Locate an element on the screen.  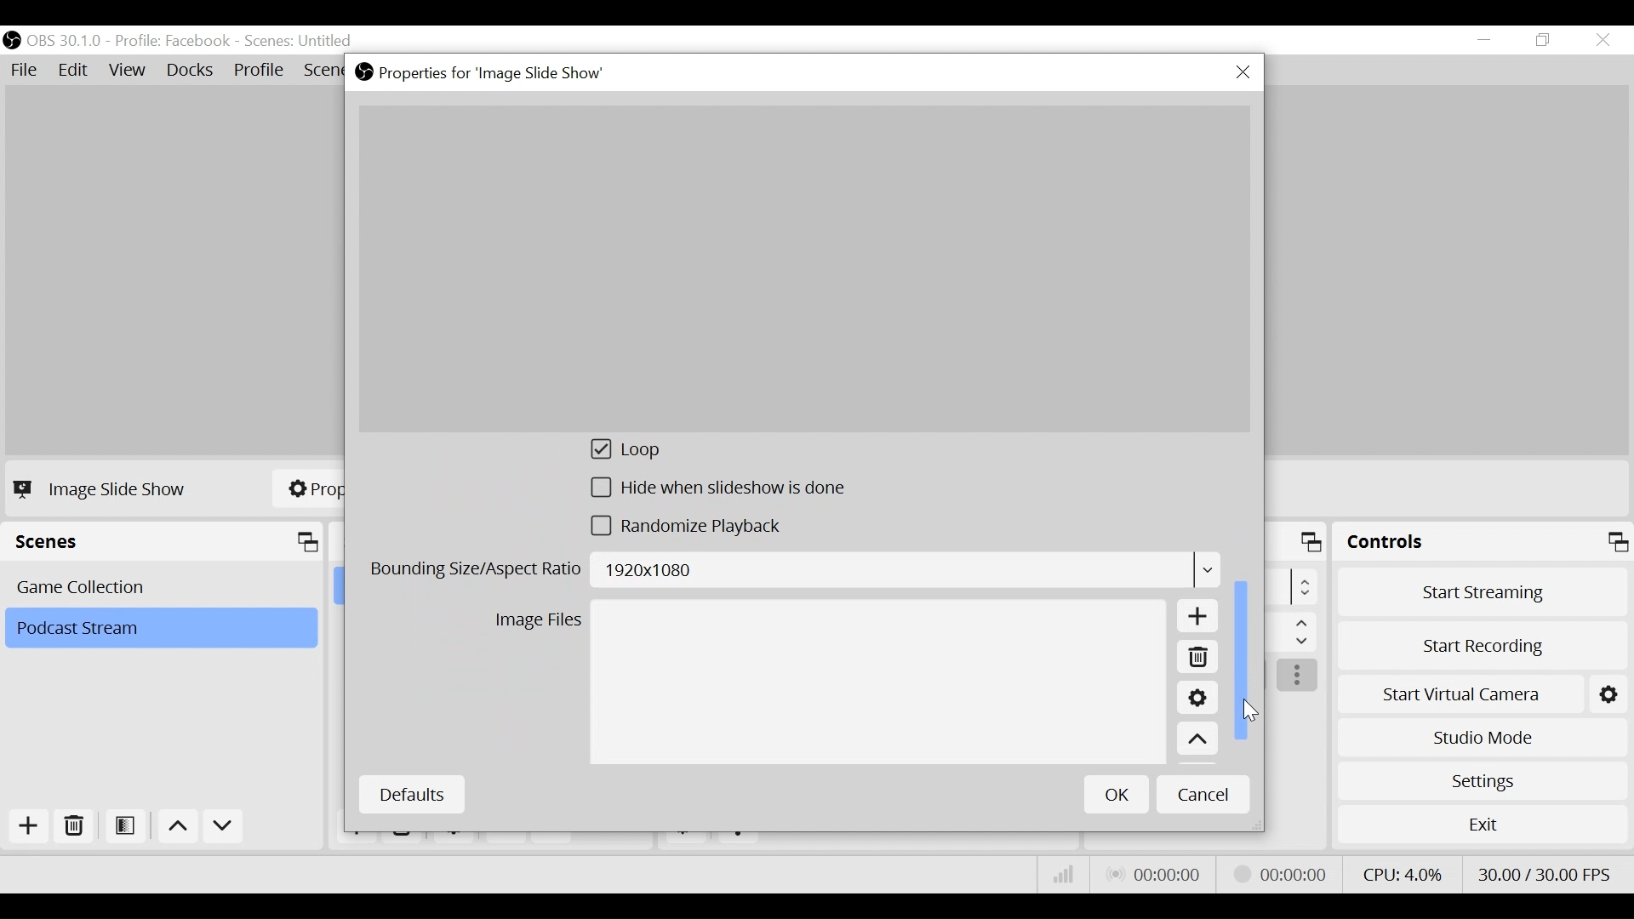
Profile is located at coordinates (260, 71).